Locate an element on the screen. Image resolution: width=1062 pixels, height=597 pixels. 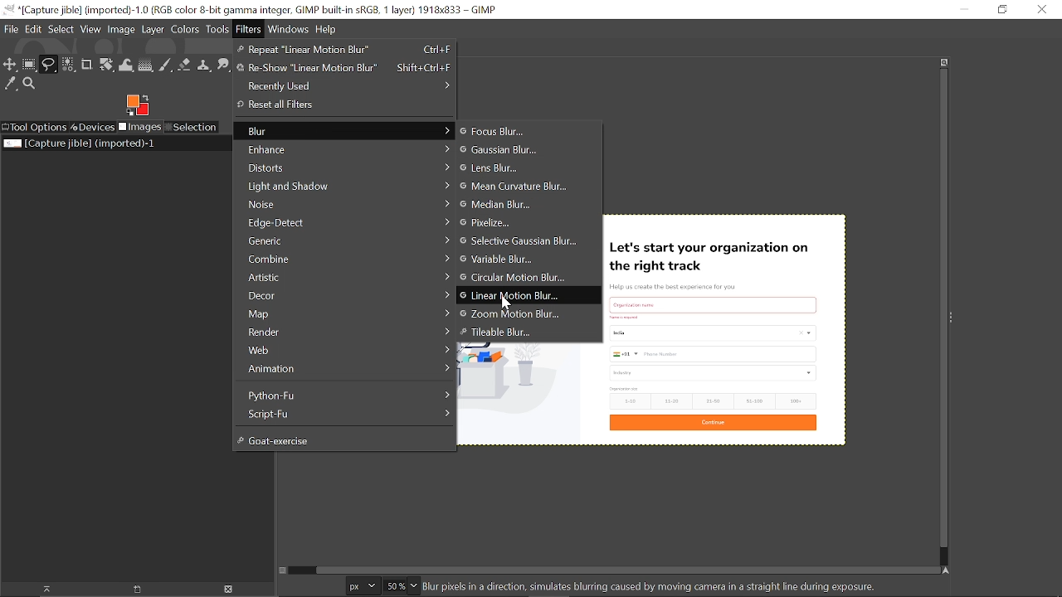
Delete is located at coordinates (227, 590).